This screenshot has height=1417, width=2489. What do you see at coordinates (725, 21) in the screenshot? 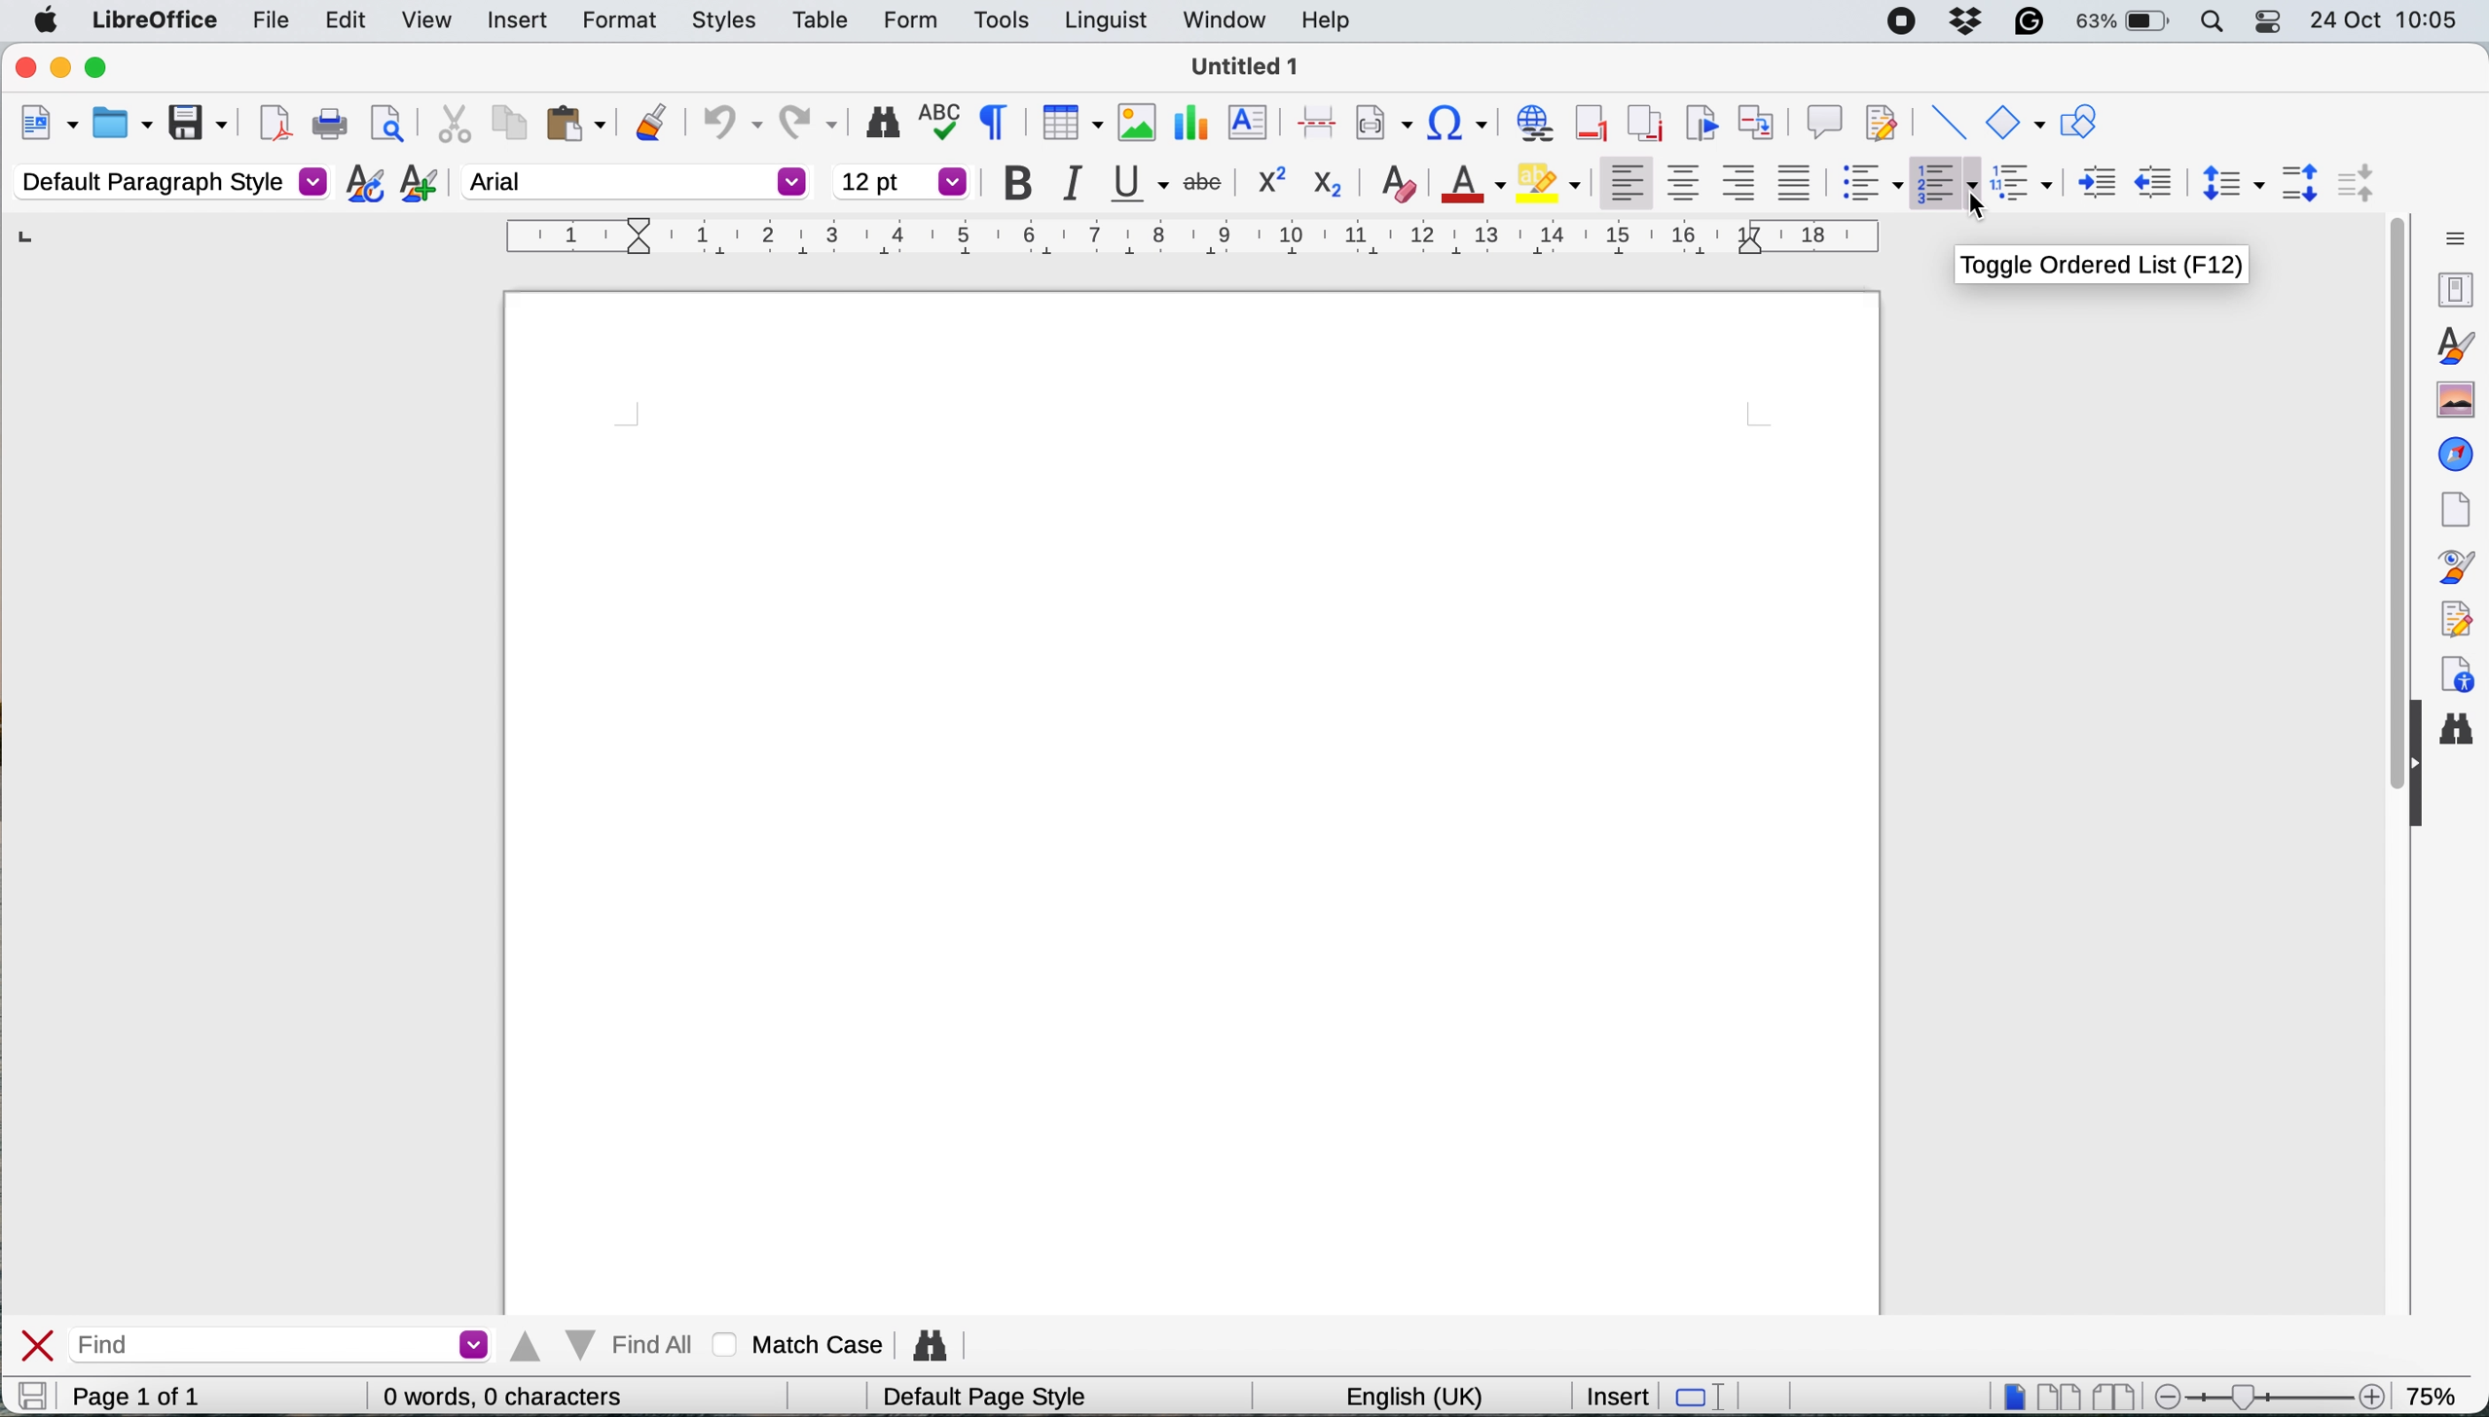
I see `styles` at bounding box center [725, 21].